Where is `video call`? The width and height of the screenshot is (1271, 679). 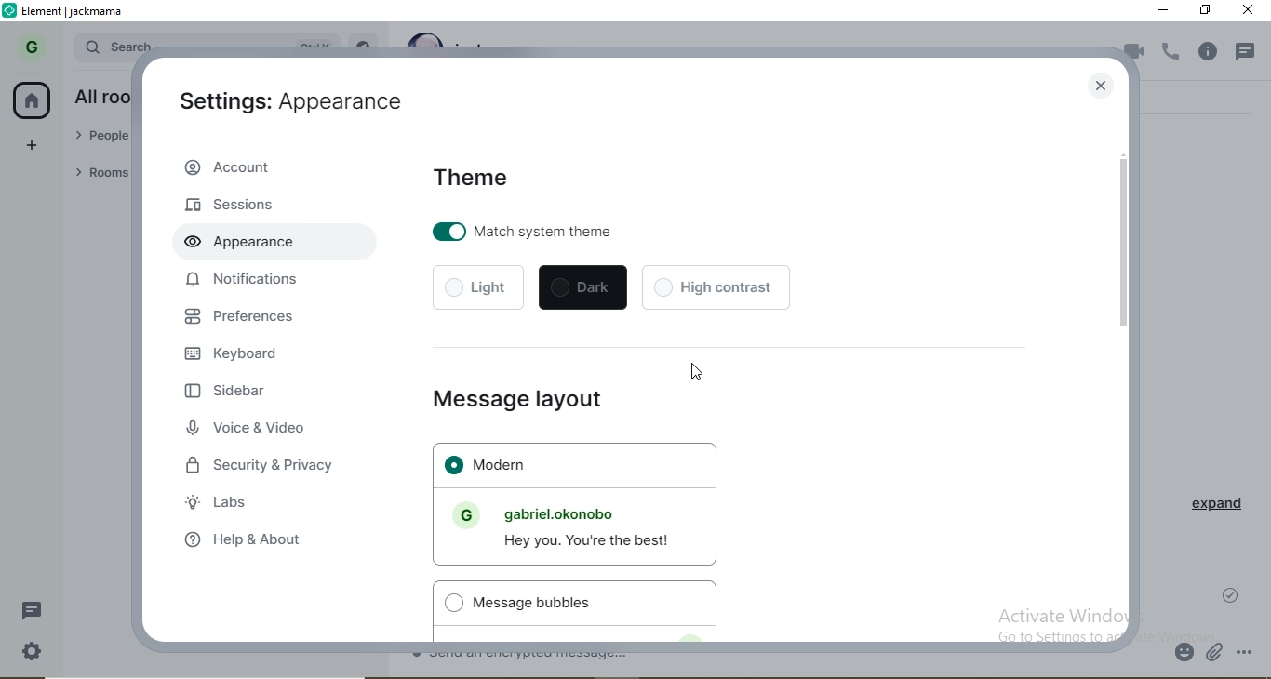 video call is located at coordinates (1132, 54).